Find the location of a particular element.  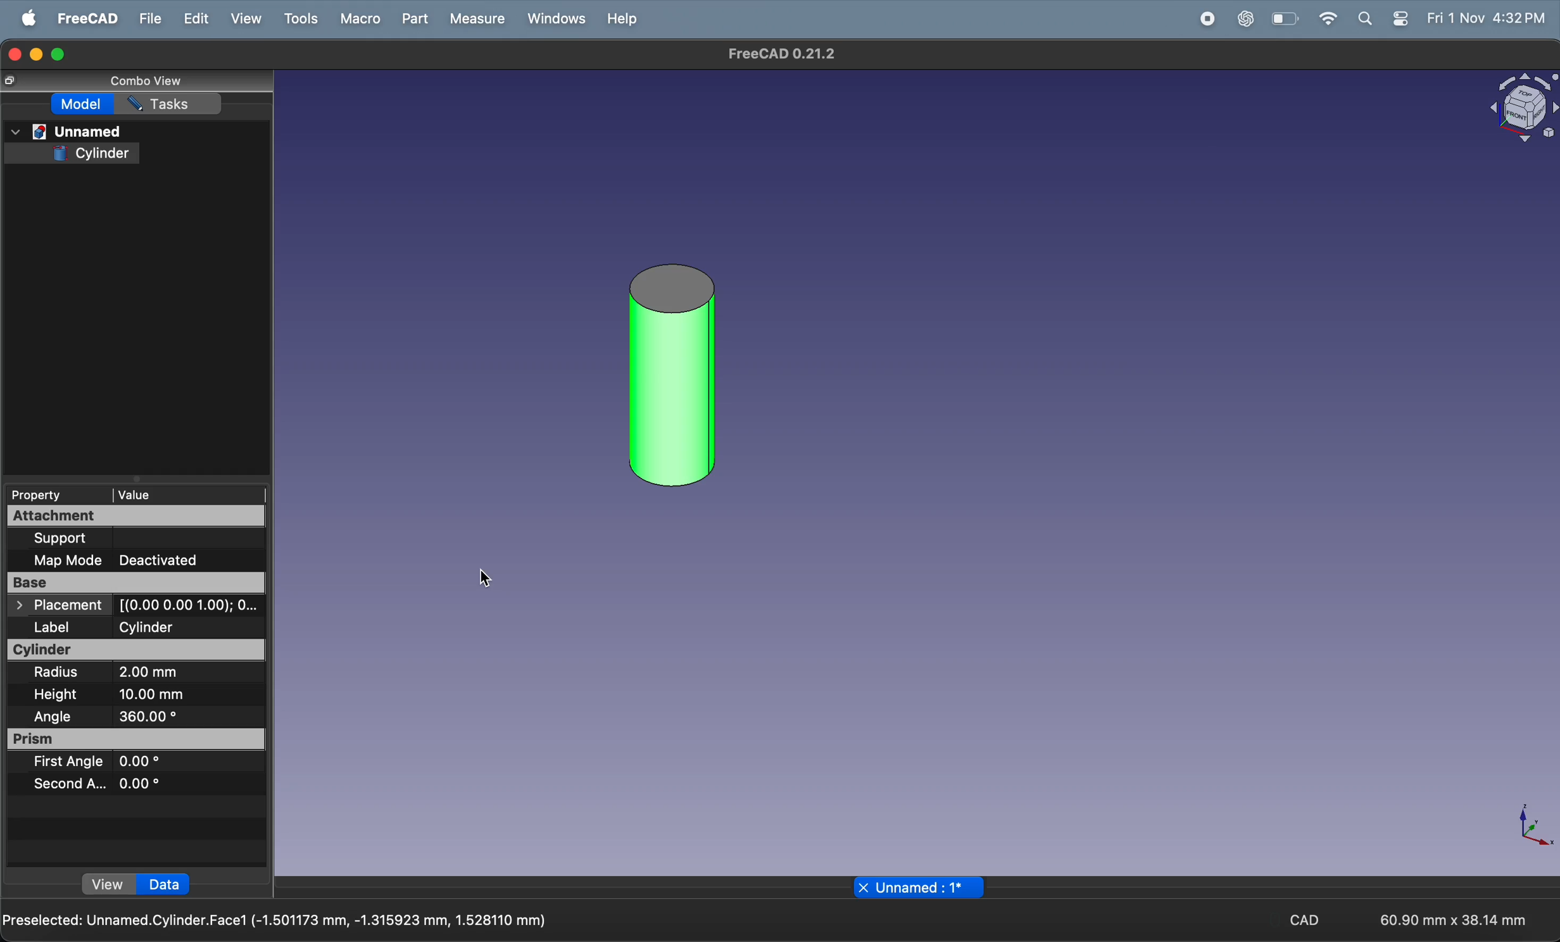

prism is located at coordinates (139, 739).